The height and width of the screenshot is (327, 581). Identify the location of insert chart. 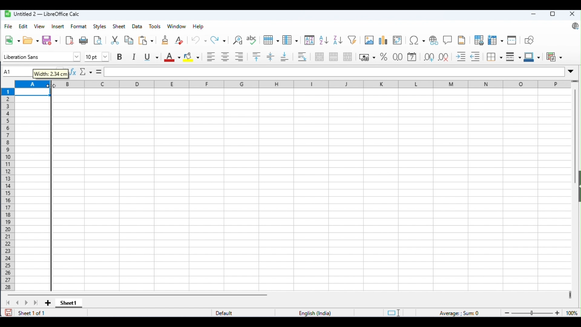
(383, 41).